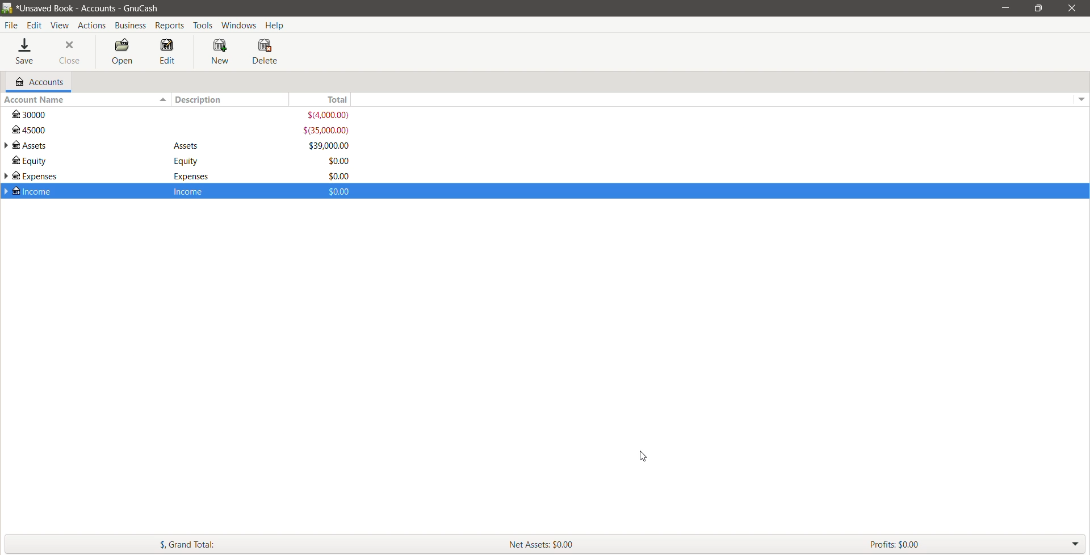 This screenshot has height=555, width=1090. Describe the element at coordinates (7, 191) in the screenshot. I see `expand subaccounts` at that location.